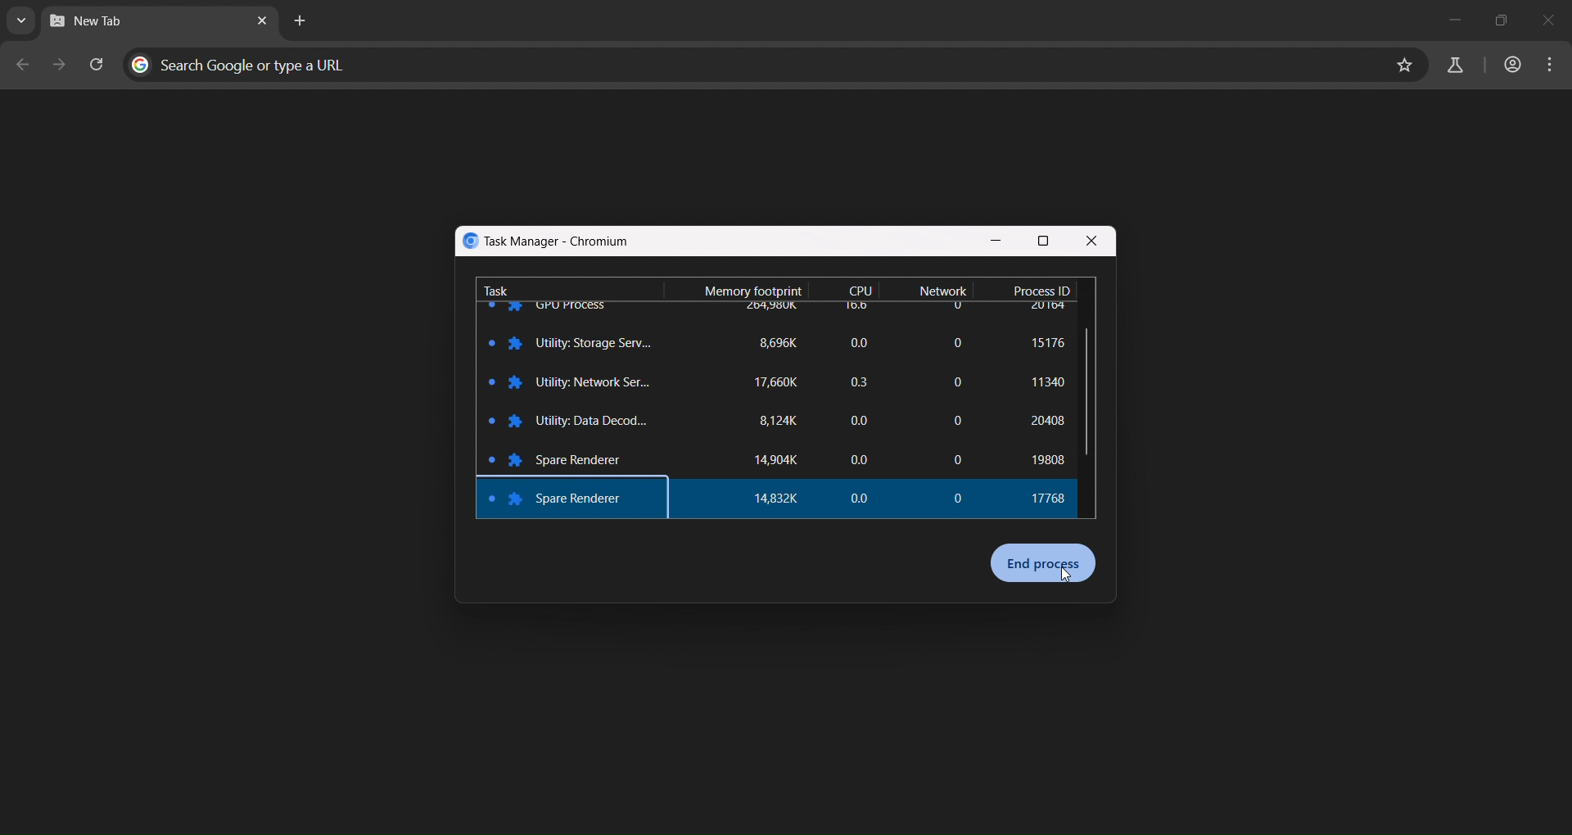 This screenshot has width=1572, height=835. Describe the element at coordinates (959, 382) in the screenshot. I see `0` at that location.